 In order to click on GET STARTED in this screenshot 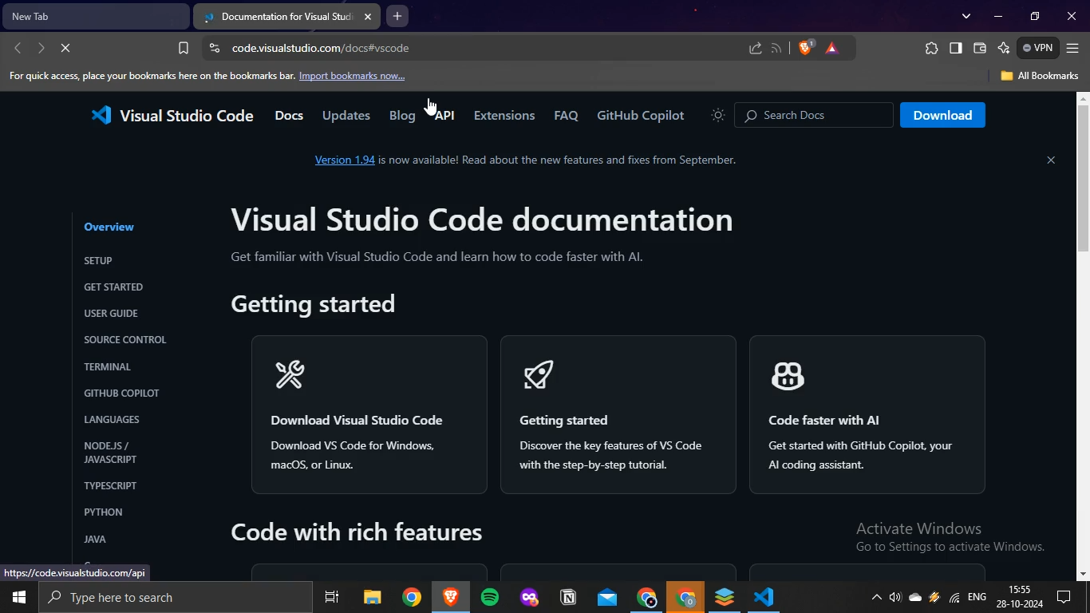, I will do `click(110, 286)`.